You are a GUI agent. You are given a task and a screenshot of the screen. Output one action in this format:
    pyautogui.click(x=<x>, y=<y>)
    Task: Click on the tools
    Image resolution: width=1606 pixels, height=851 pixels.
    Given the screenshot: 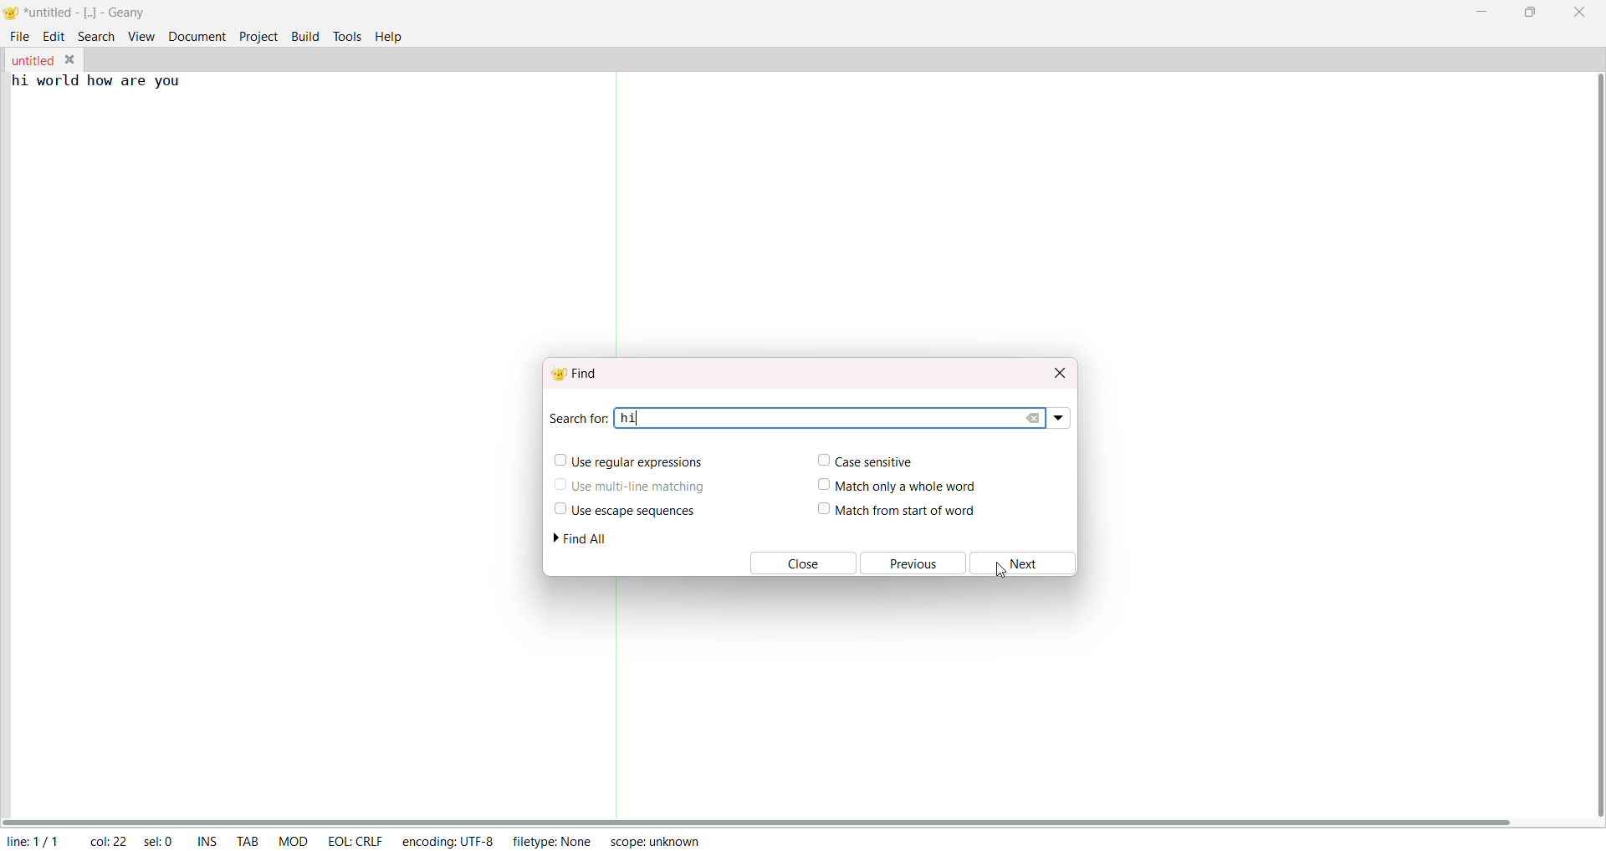 What is the action you would take?
    pyautogui.click(x=347, y=36)
    